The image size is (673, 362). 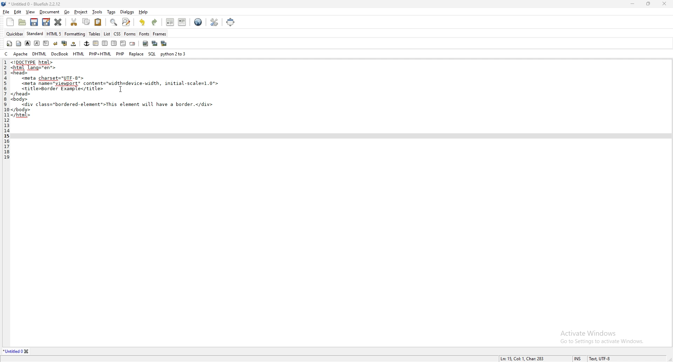 I want to click on anchor, so click(x=87, y=43).